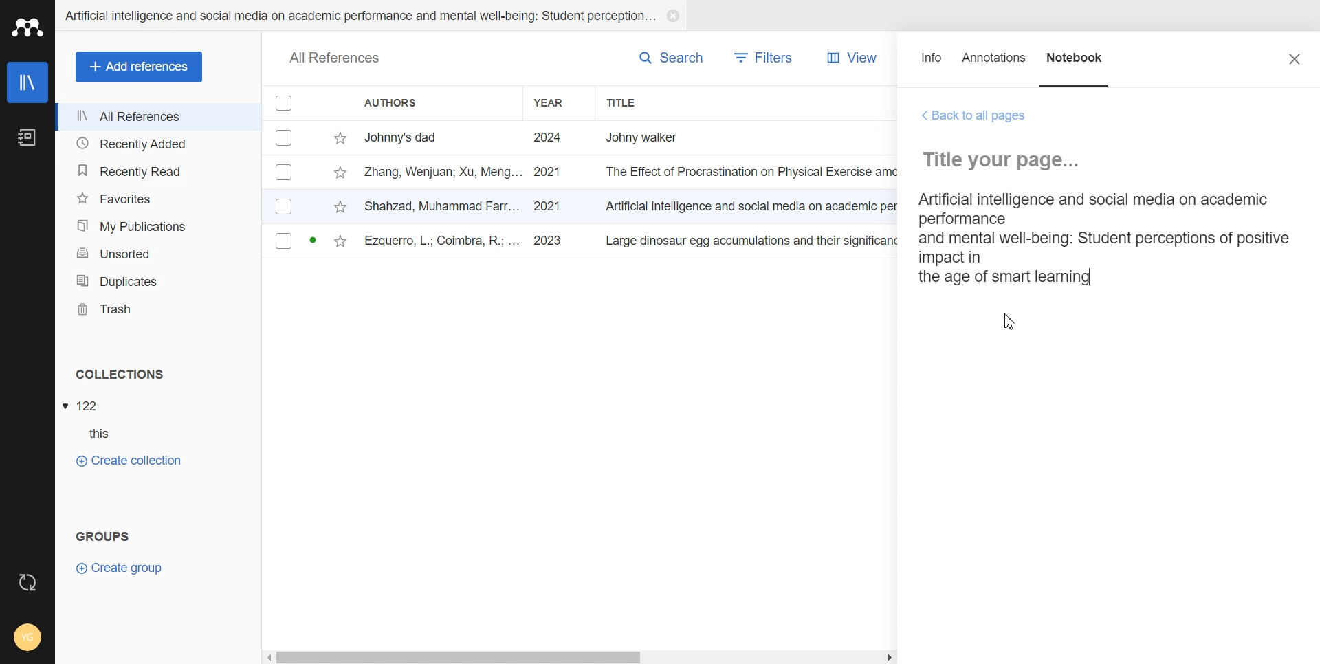 Image resolution: width=1320 pixels, height=664 pixels. I want to click on Info, so click(932, 64).